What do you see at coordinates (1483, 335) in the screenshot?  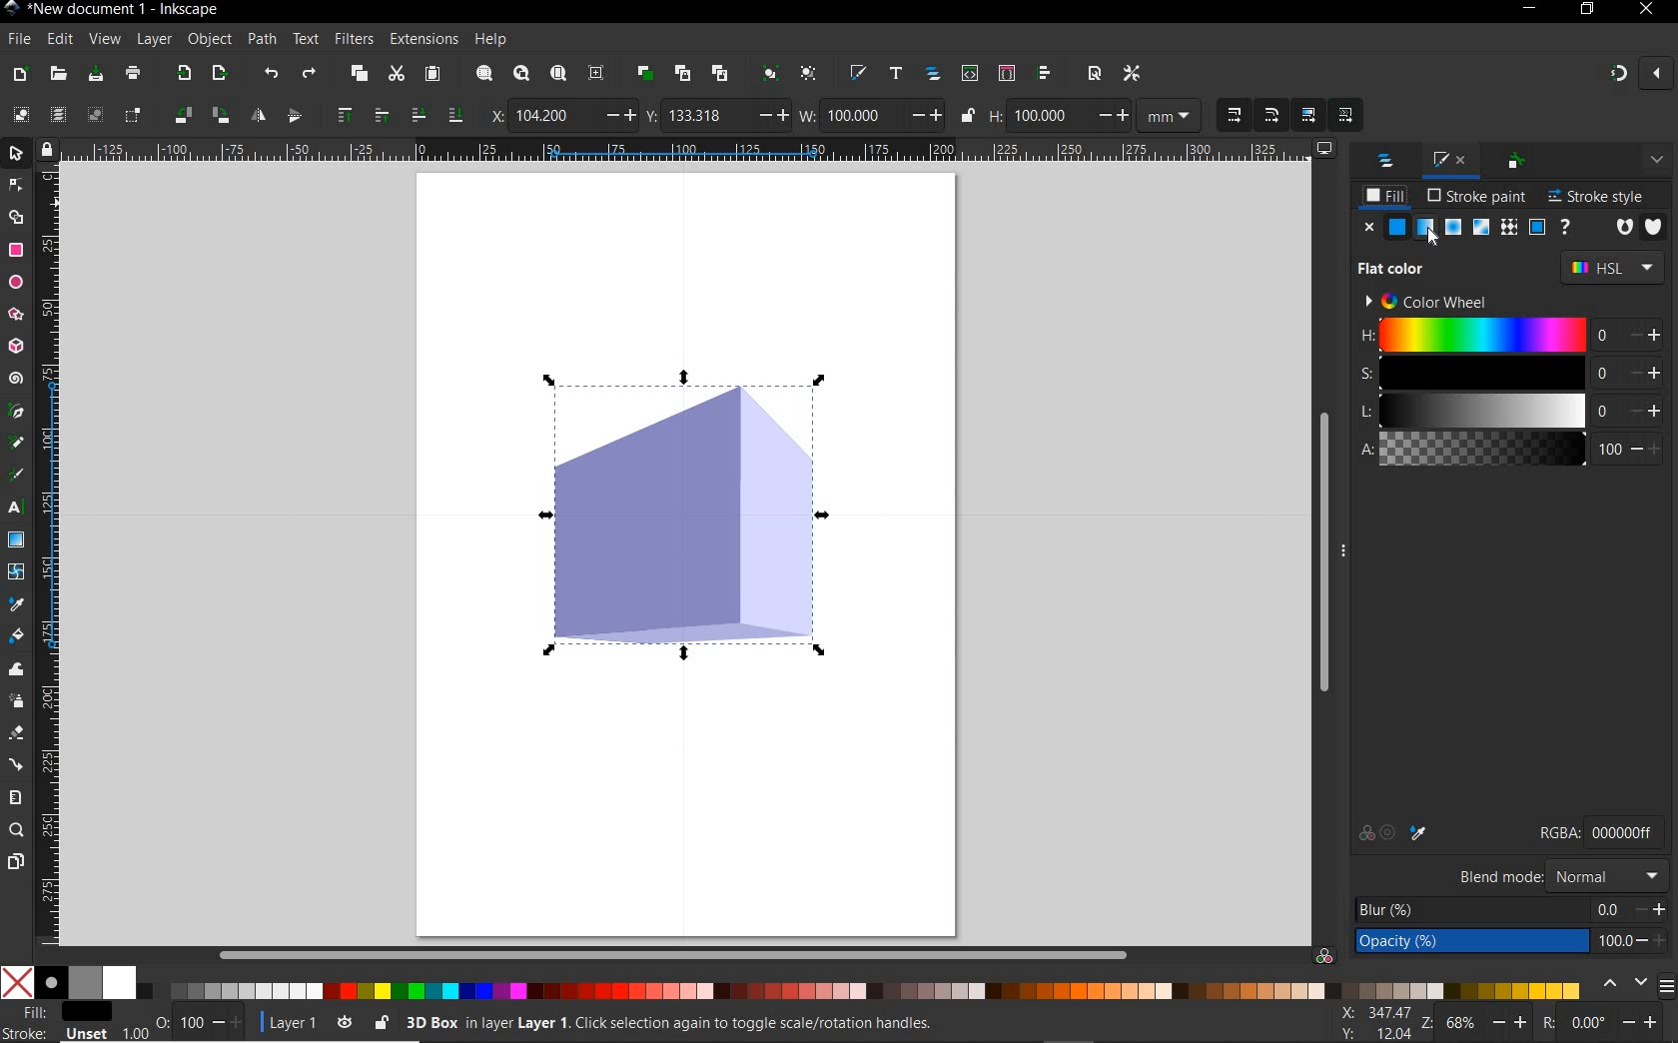 I see `H` at bounding box center [1483, 335].